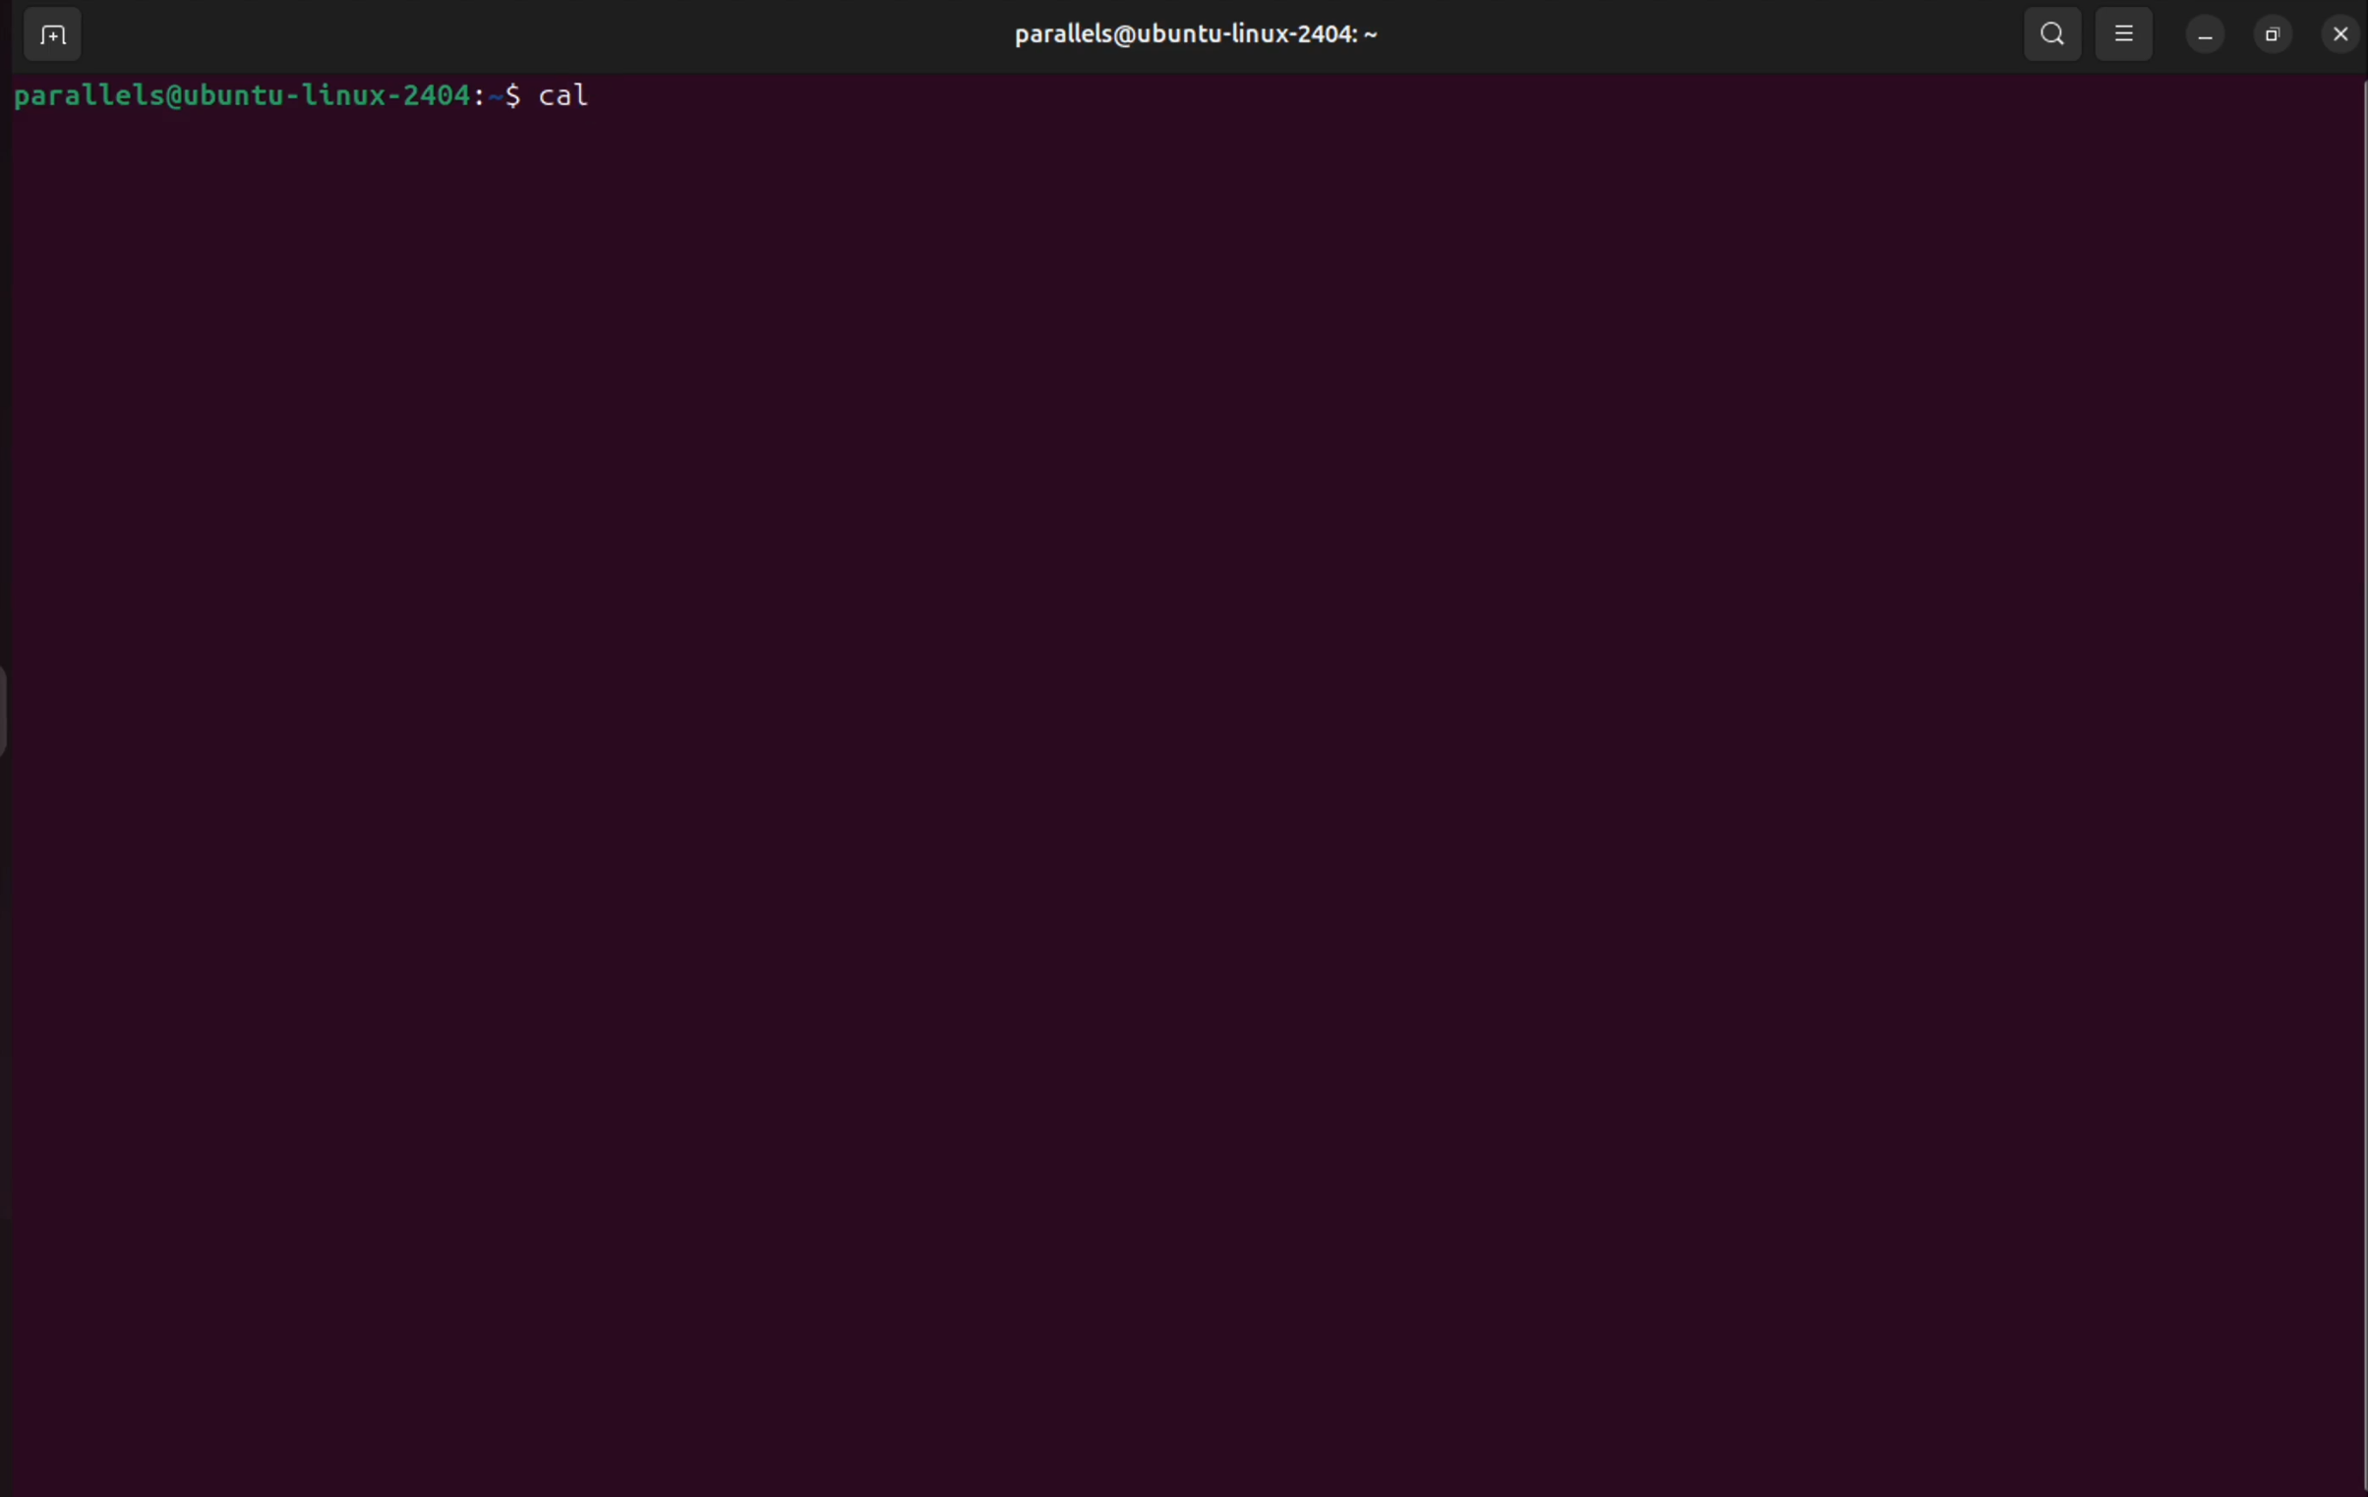  Describe the element at coordinates (2053, 36) in the screenshot. I see `search` at that location.